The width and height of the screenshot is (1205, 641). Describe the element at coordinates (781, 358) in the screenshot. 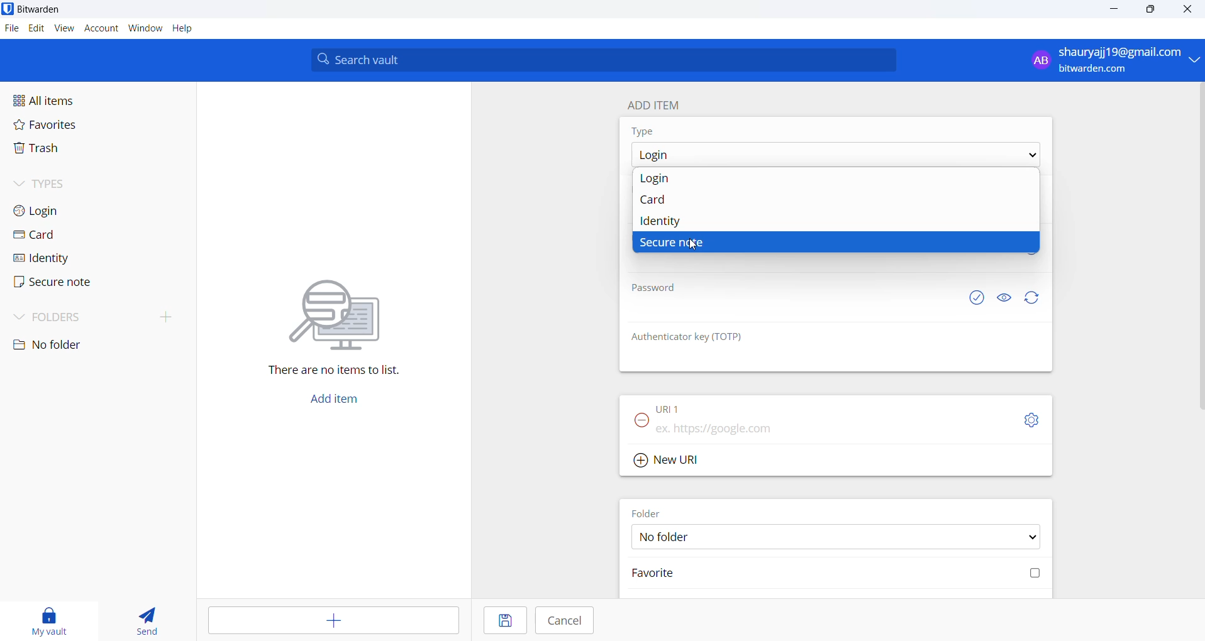

I see `otp text box` at that location.